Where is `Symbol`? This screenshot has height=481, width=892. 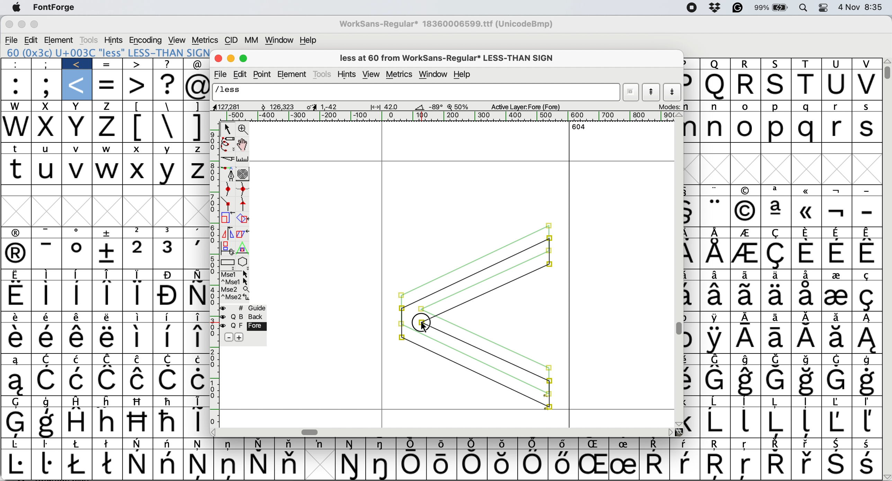
Symbol is located at coordinates (692, 212).